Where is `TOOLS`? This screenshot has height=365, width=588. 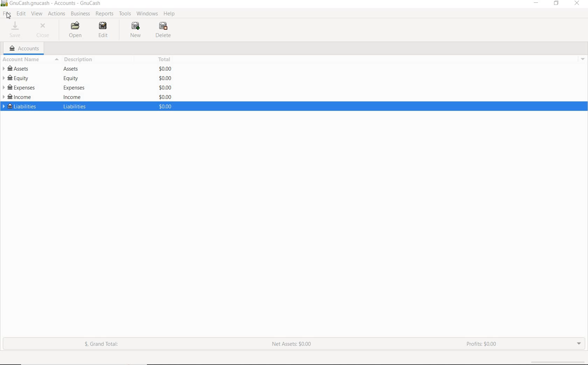 TOOLS is located at coordinates (125, 14).